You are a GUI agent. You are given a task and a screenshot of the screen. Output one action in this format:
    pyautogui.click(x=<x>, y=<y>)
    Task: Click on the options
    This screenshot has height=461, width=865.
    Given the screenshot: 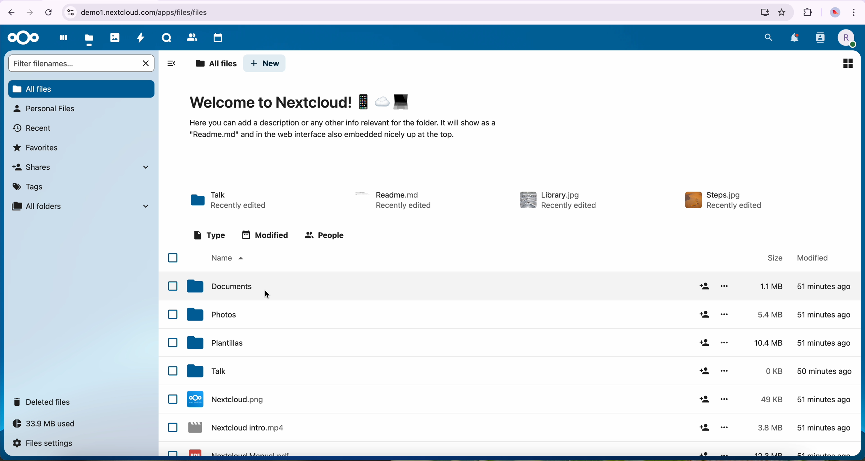 What is the action you would take?
    pyautogui.click(x=725, y=286)
    